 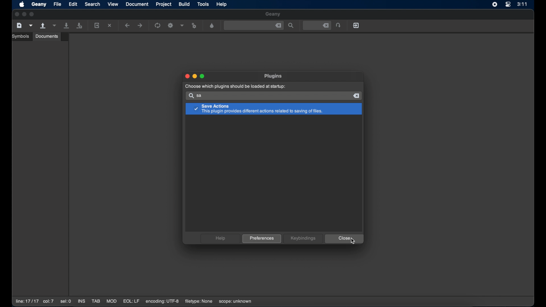 I want to click on 3:11, so click(x=522, y=4).